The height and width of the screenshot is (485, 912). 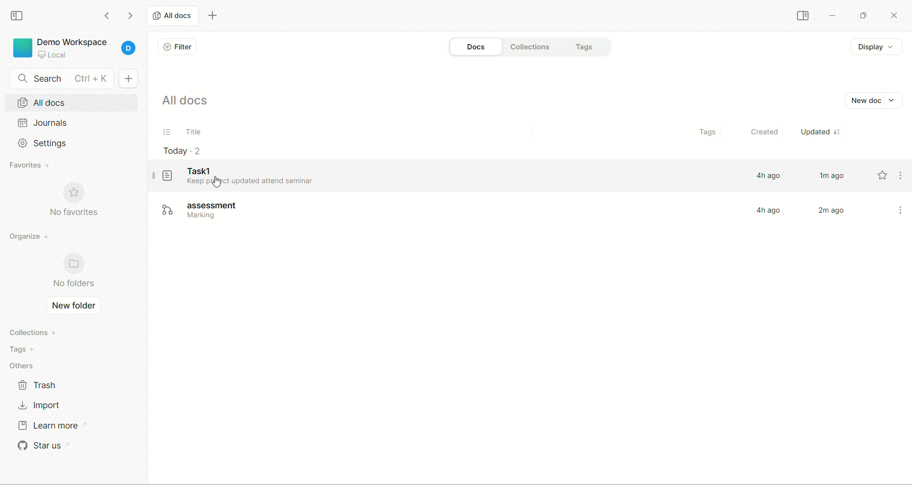 What do you see at coordinates (231, 175) in the screenshot?
I see `task1` at bounding box center [231, 175].